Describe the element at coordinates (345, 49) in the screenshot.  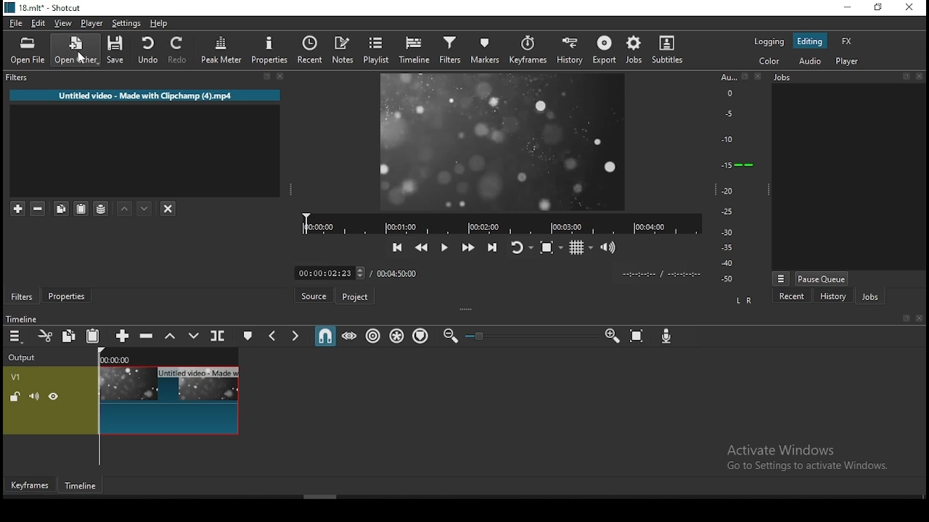
I see `notes` at that location.